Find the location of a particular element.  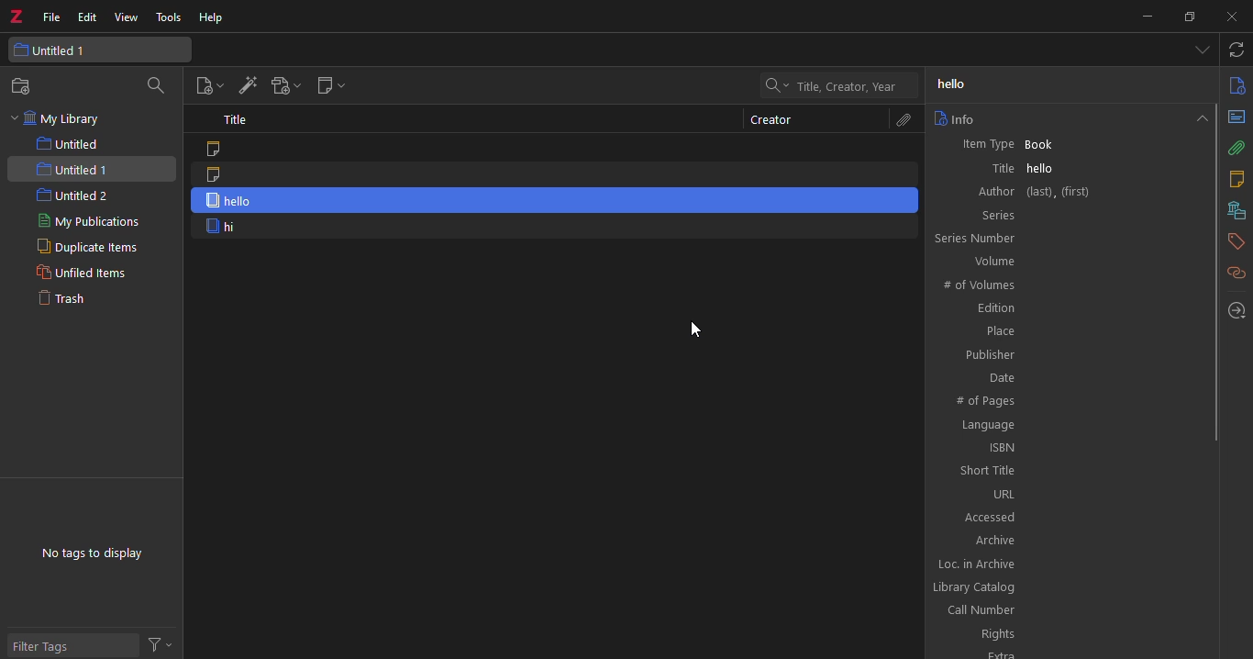

call number is located at coordinates (1064, 610).